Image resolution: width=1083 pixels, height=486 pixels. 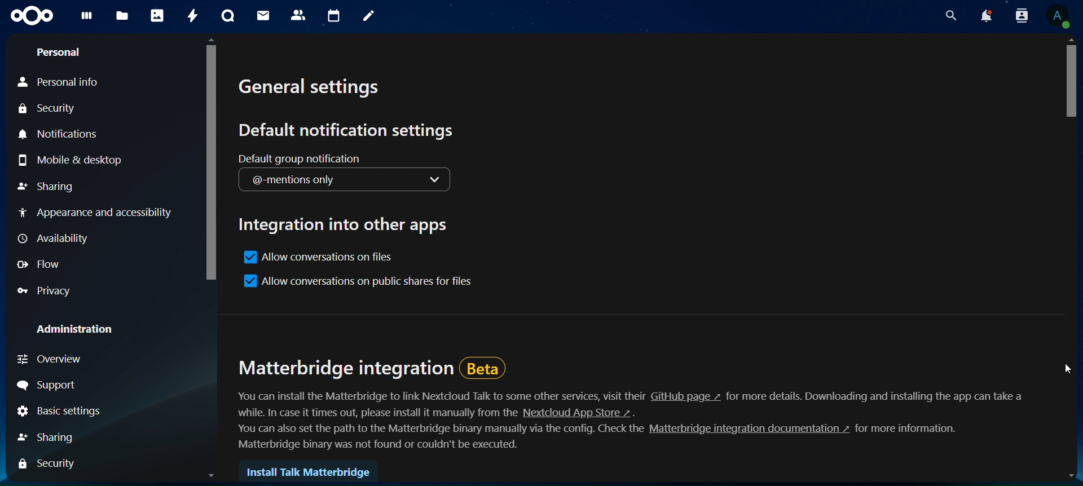 I want to click on Personal, so click(x=56, y=52).